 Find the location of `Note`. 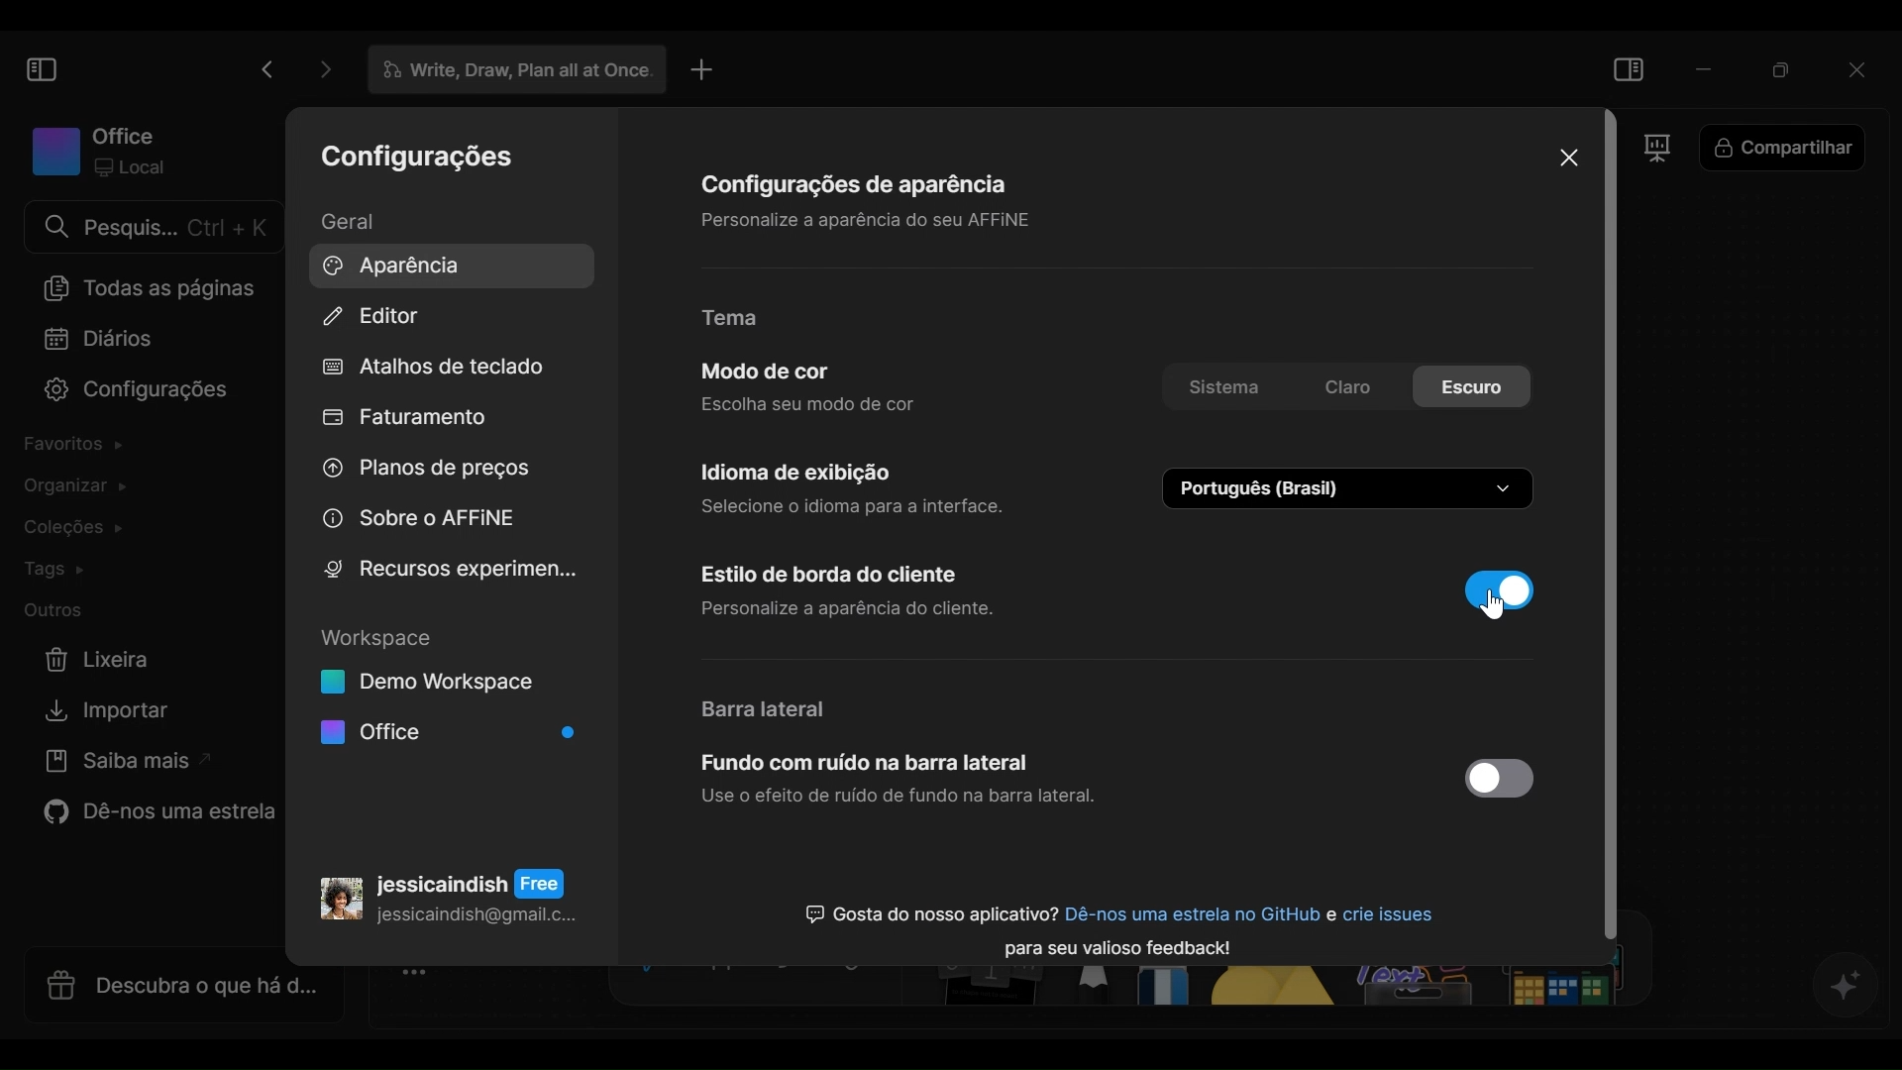

Note is located at coordinates (994, 995).